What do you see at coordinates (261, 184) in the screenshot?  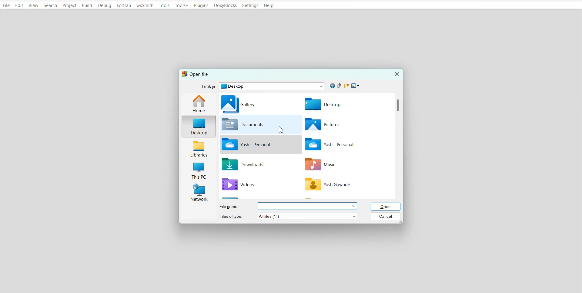 I see `Videos` at bounding box center [261, 184].